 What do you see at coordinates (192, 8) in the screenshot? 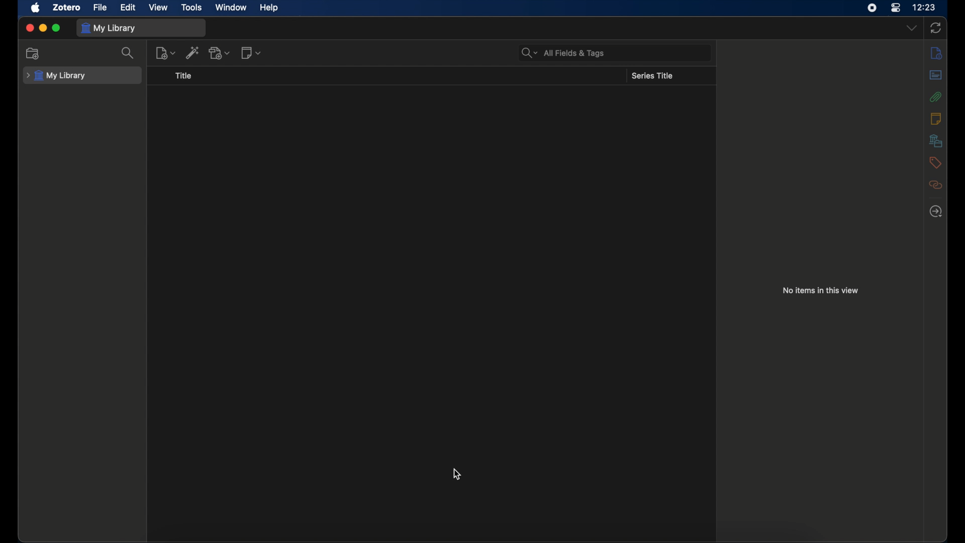
I see `tools` at bounding box center [192, 8].